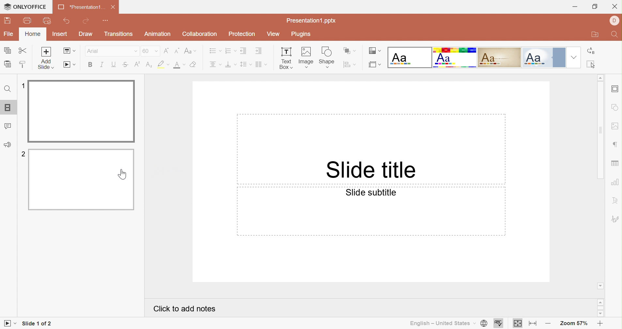  I want to click on Protection, so click(242, 35).